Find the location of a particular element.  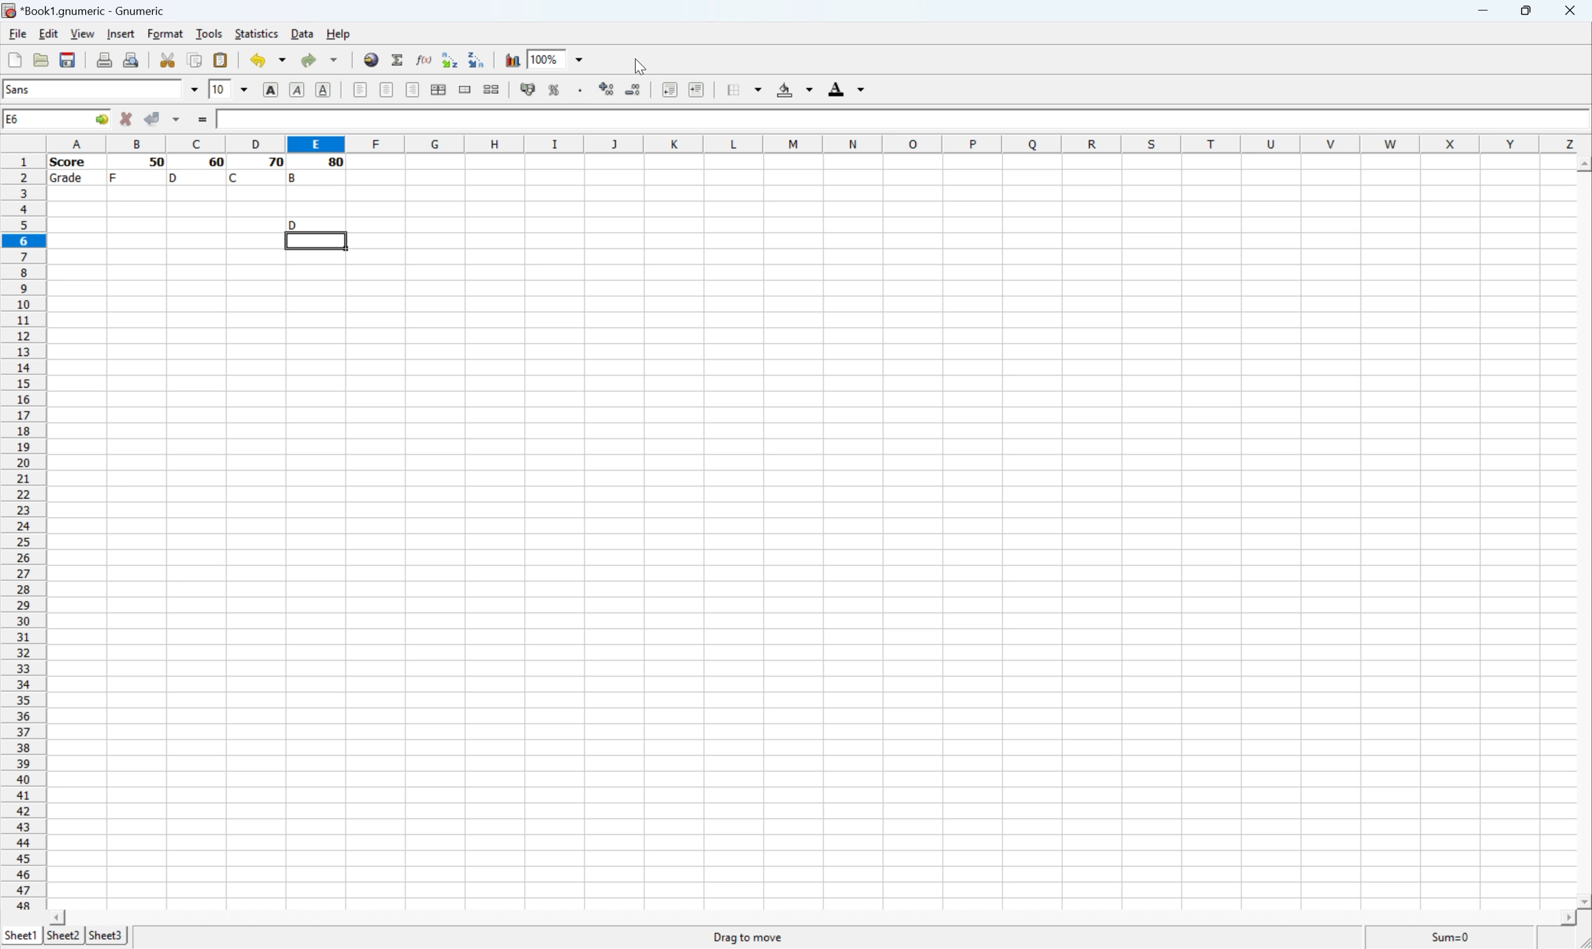

Italic is located at coordinates (294, 91).